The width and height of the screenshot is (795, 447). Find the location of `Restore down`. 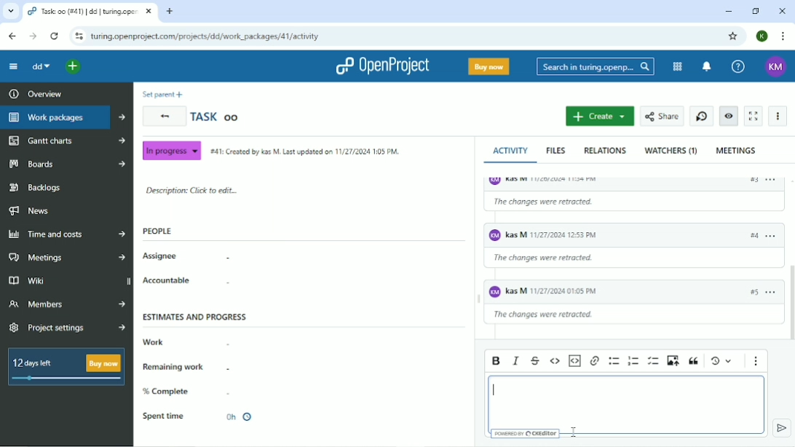

Restore down is located at coordinates (756, 12).